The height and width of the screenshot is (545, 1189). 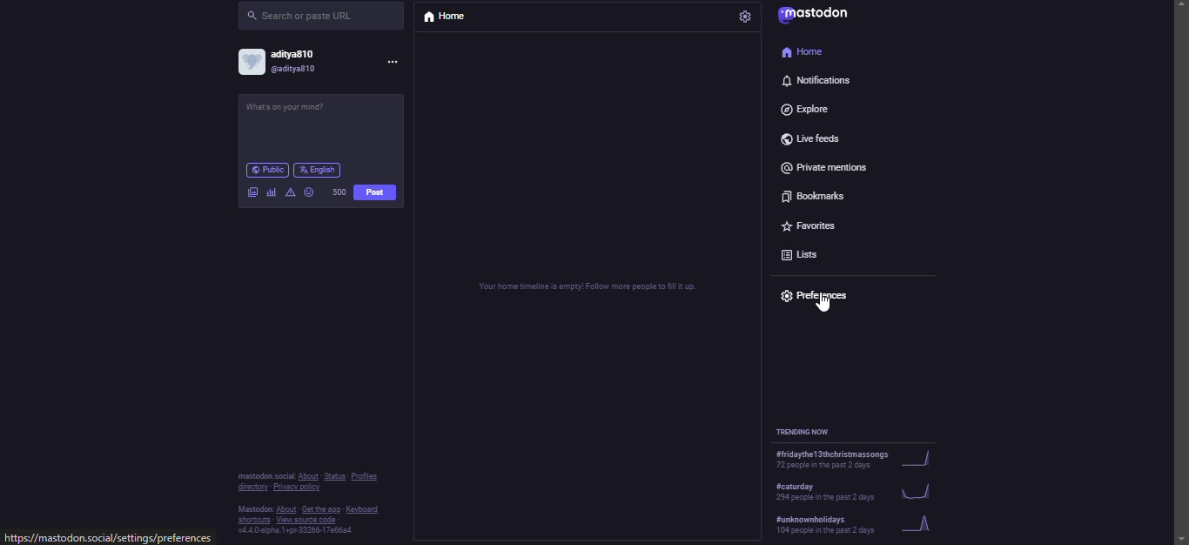 What do you see at coordinates (815, 293) in the screenshot?
I see `preferences` at bounding box center [815, 293].